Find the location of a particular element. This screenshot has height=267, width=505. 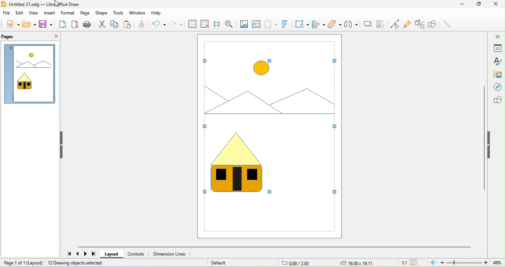

save is located at coordinates (45, 24).